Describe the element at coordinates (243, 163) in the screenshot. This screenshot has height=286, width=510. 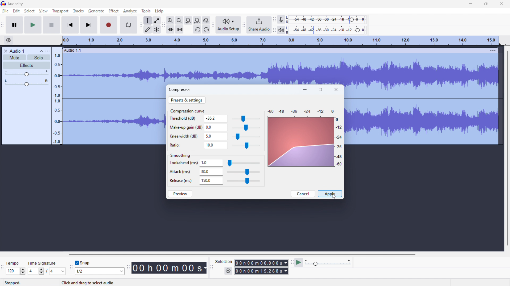
I see `lookahead slider` at that location.